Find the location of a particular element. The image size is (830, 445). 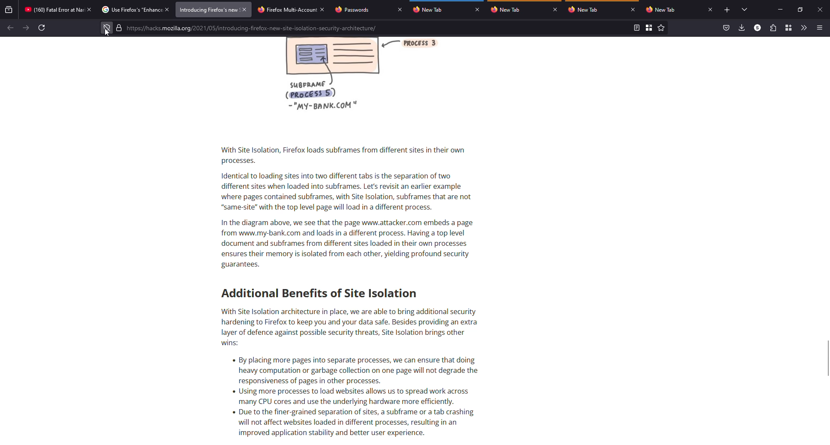

read is located at coordinates (636, 28).